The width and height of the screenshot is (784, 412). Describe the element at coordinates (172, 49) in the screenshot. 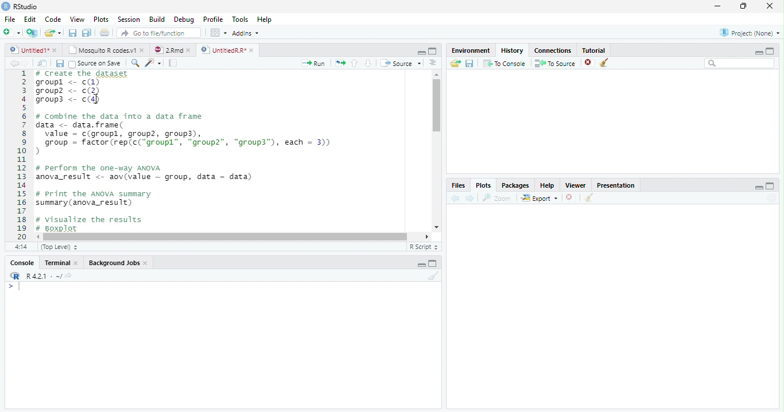

I see `2Rmd` at that location.